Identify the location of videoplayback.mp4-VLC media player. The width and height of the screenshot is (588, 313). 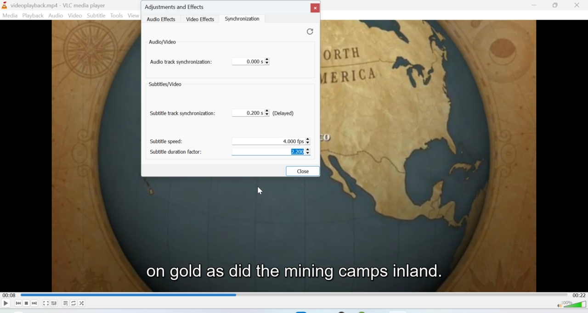
(55, 6).